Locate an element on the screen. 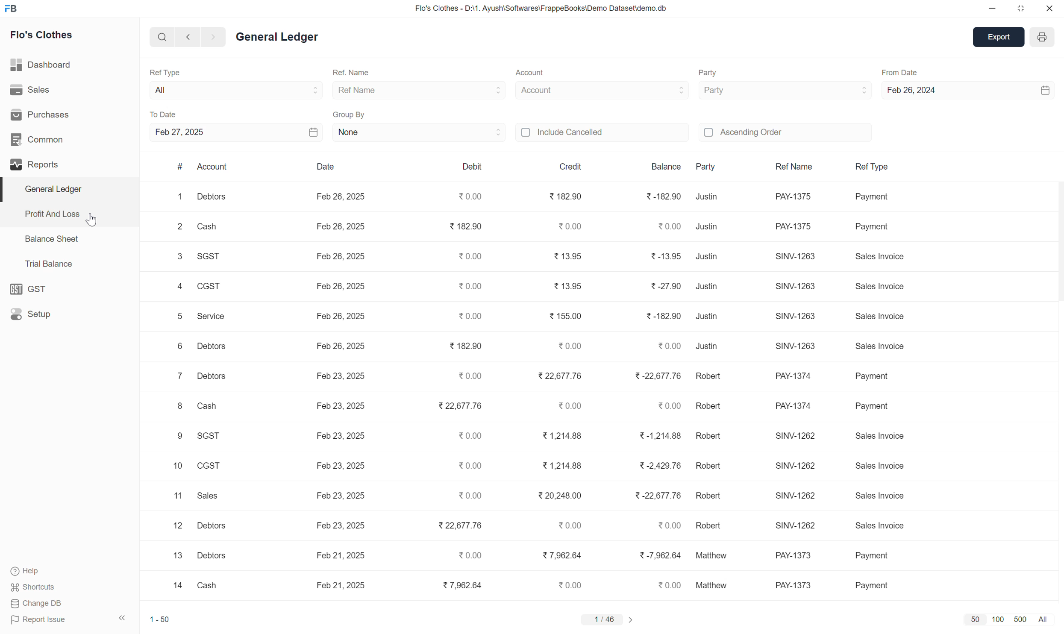 This screenshot has width=1064, height=634. minimize is located at coordinates (993, 7).